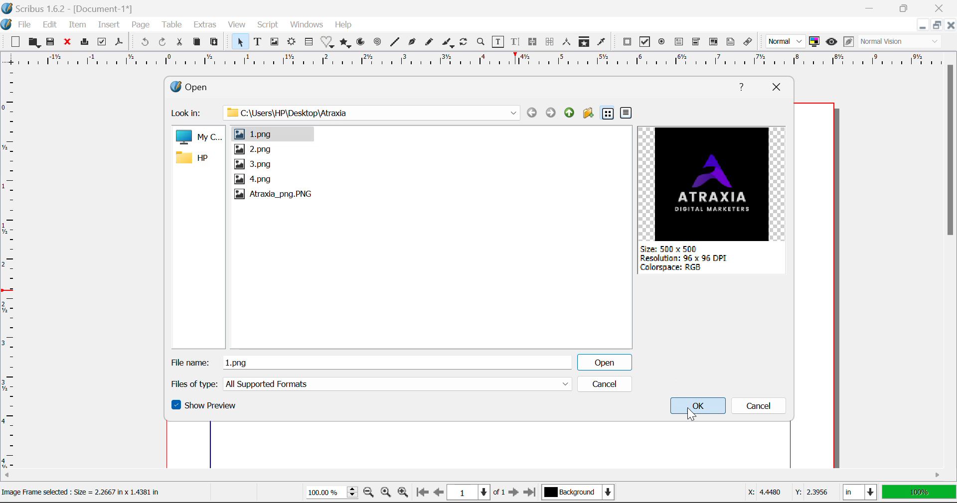 The image size is (957, 503). I want to click on 100%, so click(919, 493).